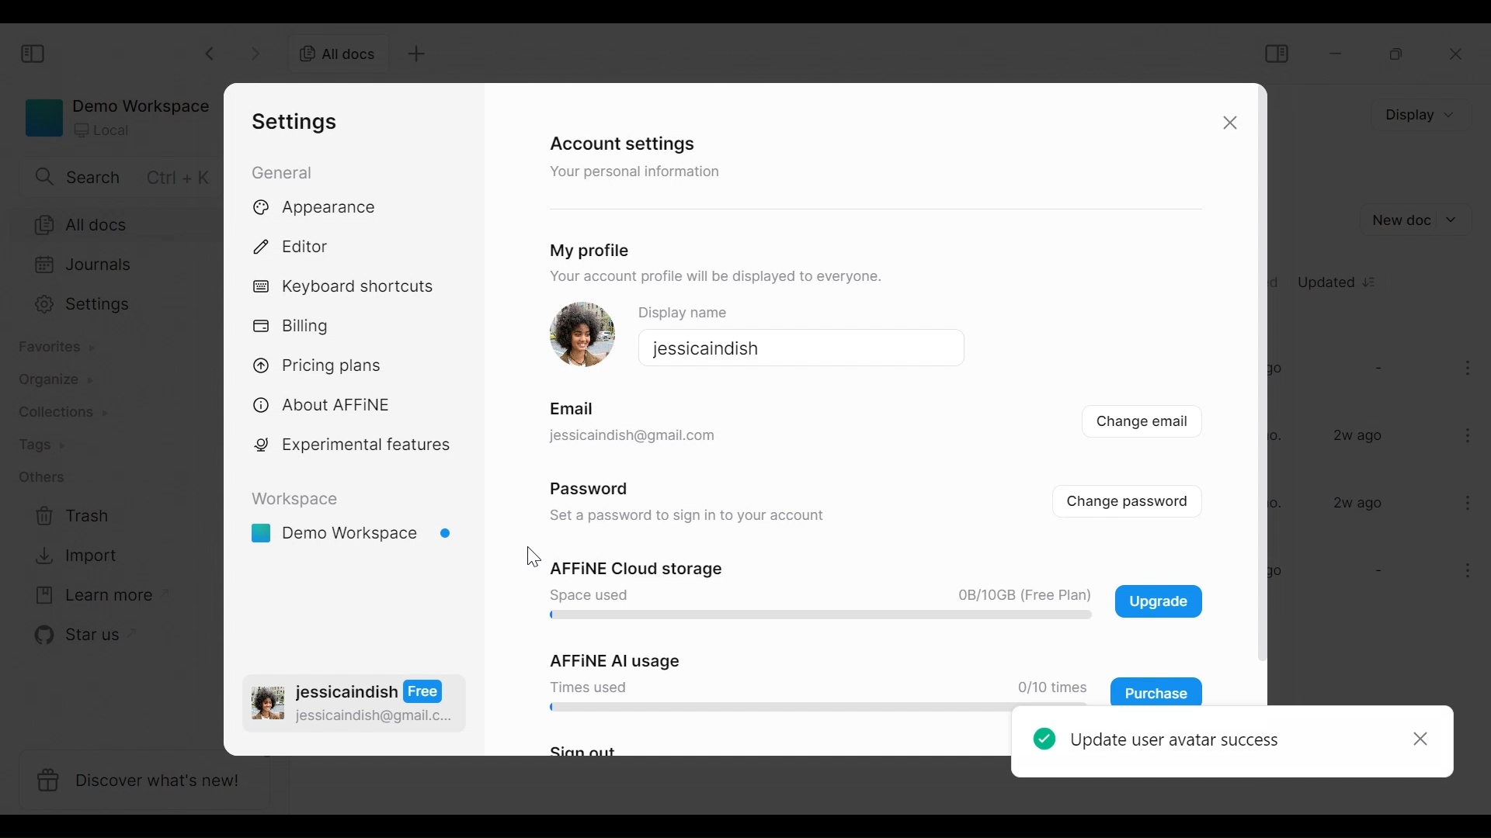 This screenshot has height=838, width=1491. Describe the element at coordinates (50, 444) in the screenshot. I see `Tags` at that location.